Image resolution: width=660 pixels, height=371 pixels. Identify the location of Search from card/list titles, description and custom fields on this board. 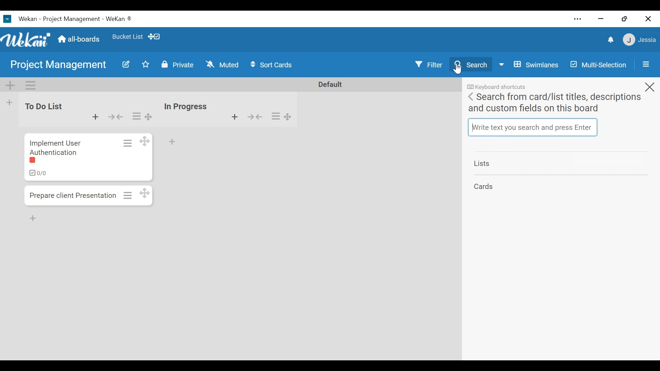
(554, 103).